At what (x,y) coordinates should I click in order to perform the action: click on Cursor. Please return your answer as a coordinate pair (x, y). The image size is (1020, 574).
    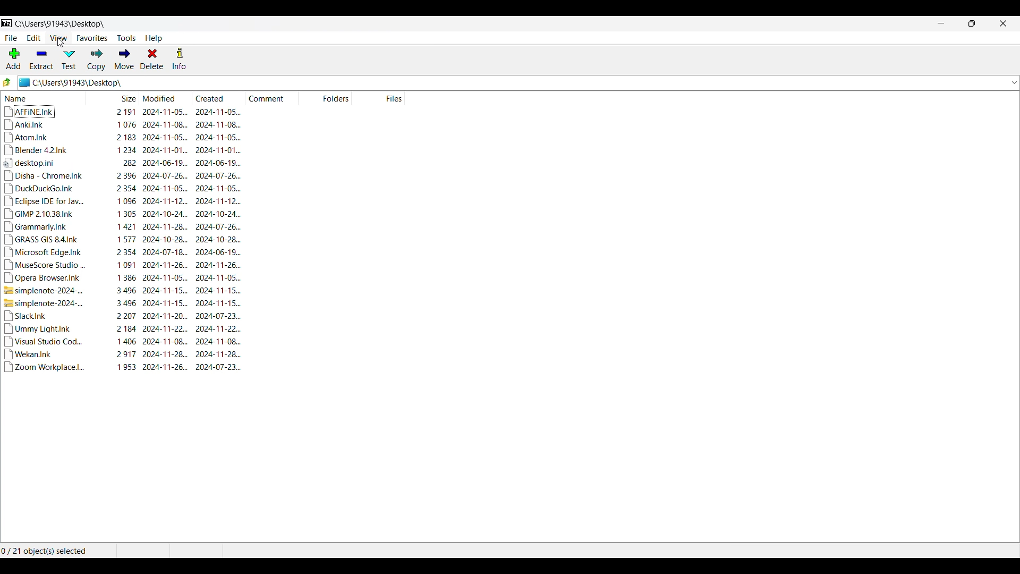
    Looking at the image, I should click on (61, 44).